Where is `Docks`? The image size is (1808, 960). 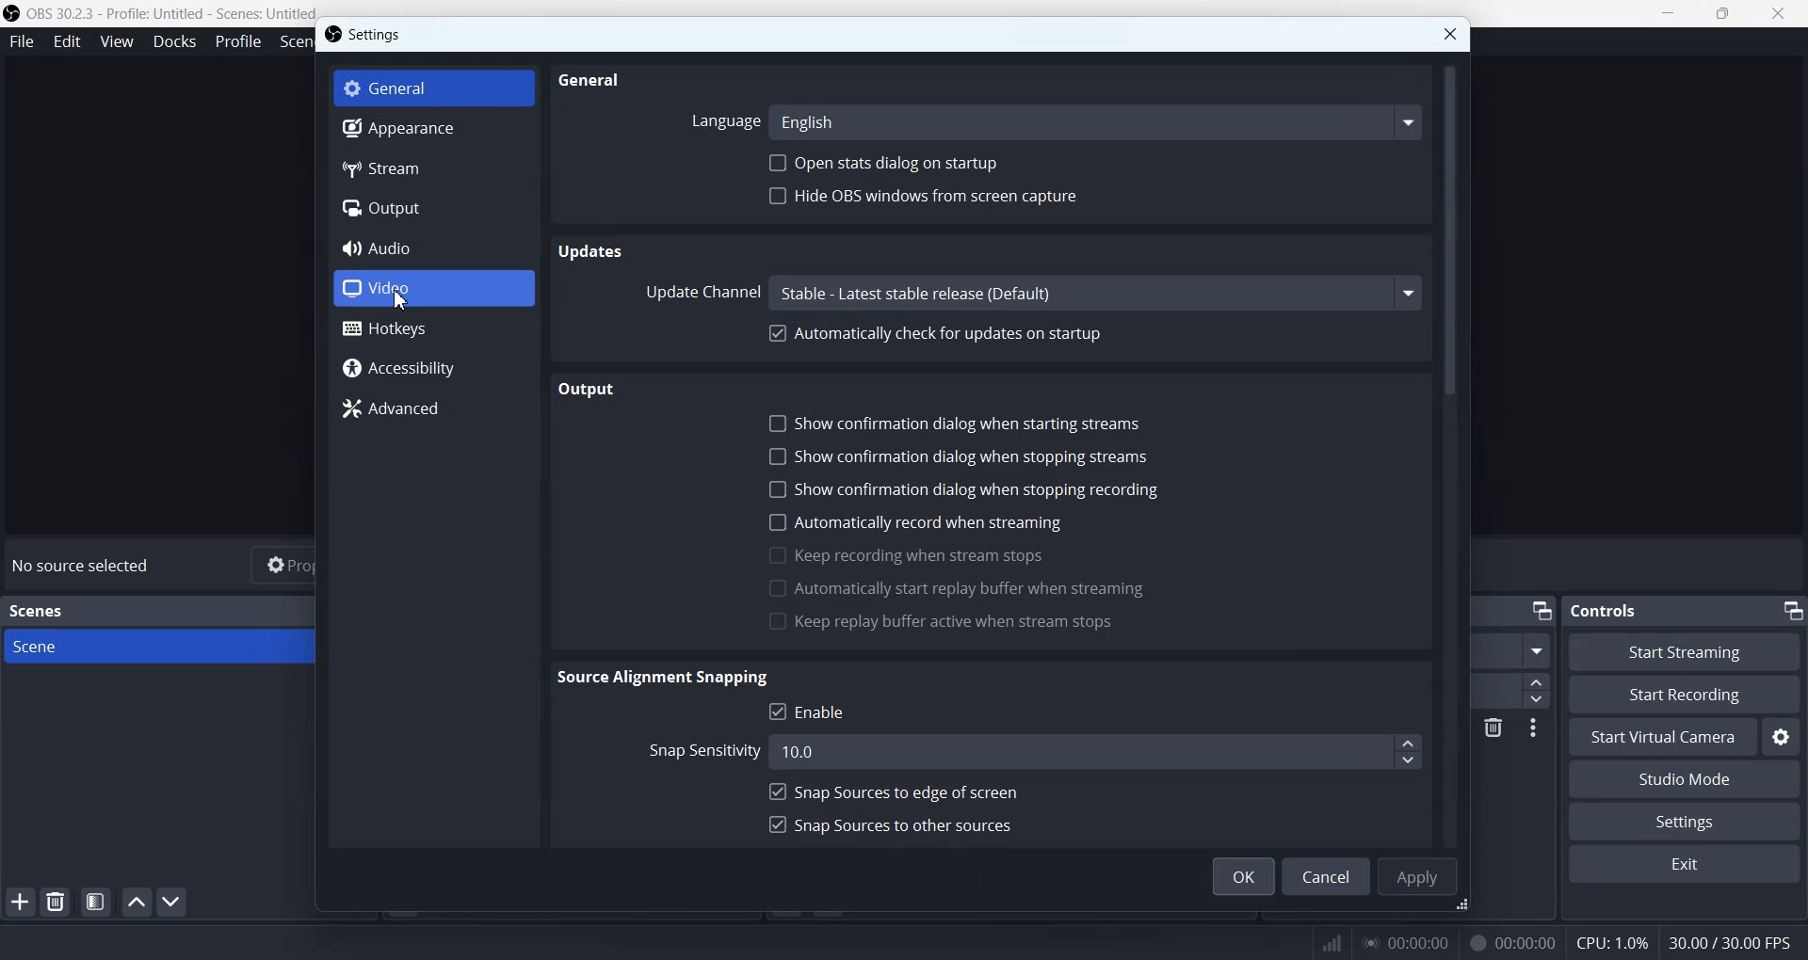
Docks is located at coordinates (173, 42).